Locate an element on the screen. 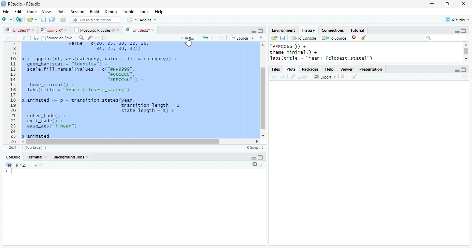 The width and height of the screenshot is (472, 248). clear is located at coordinates (364, 38).